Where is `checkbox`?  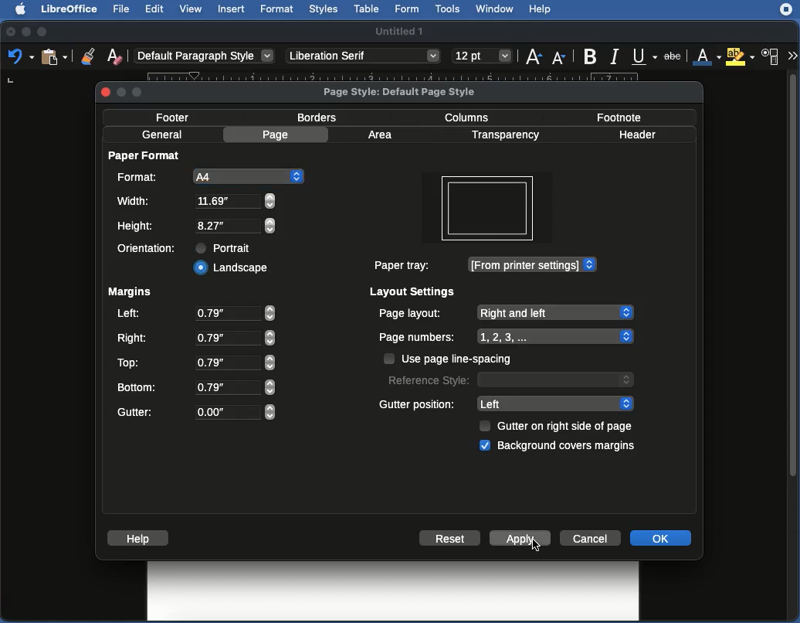 checkbox is located at coordinates (388, 358).